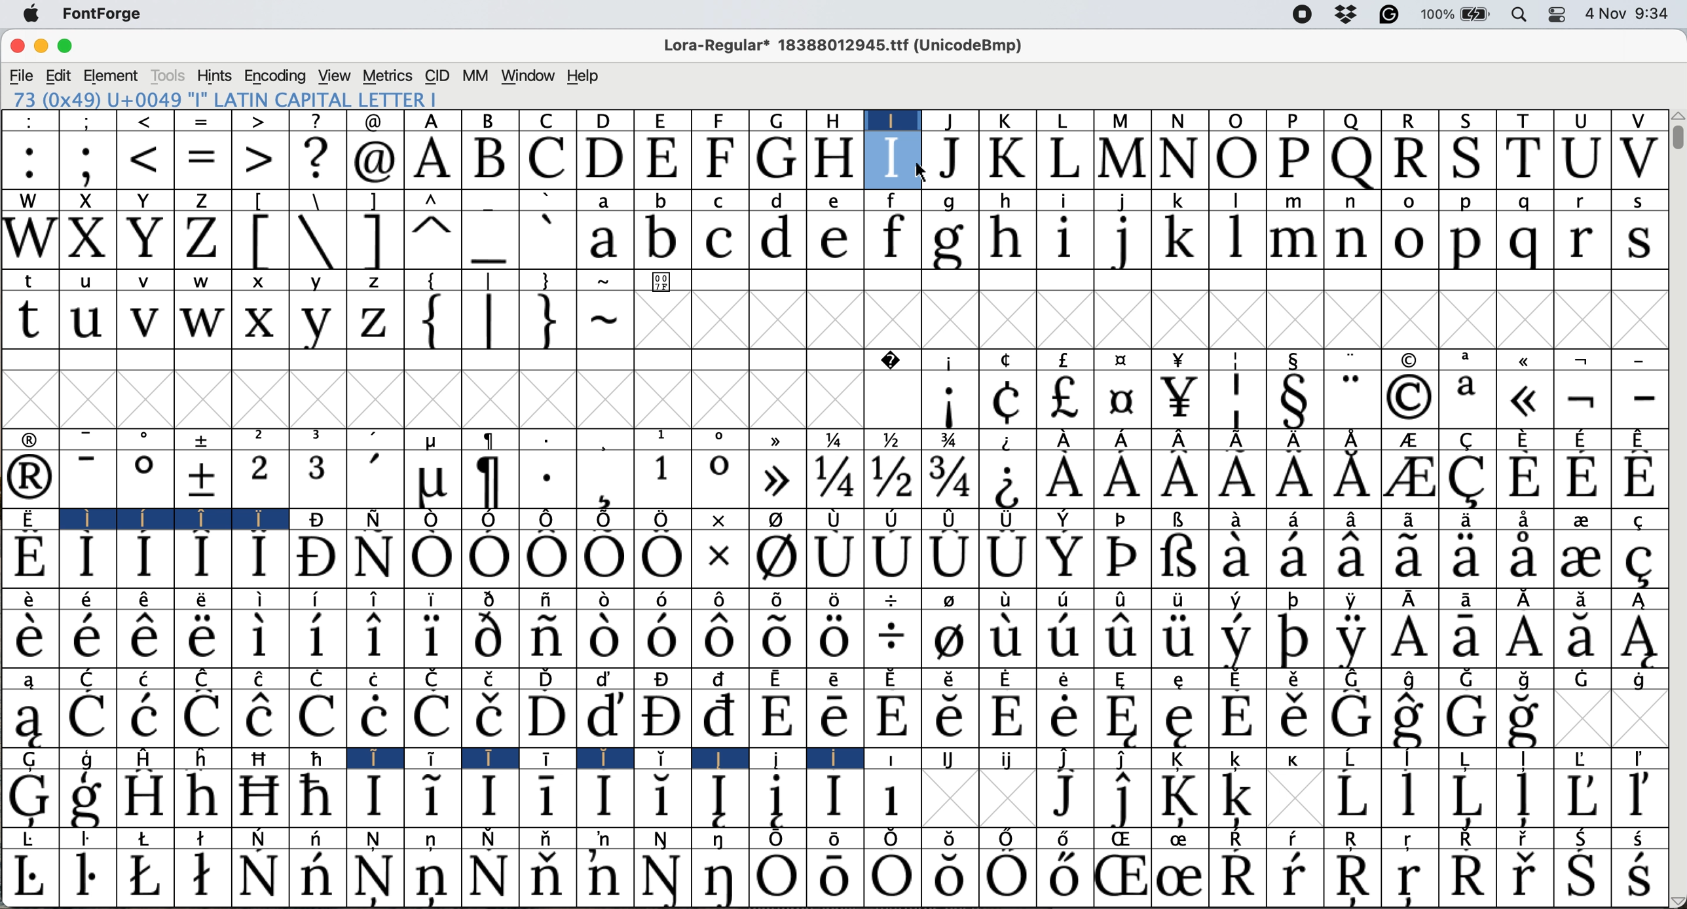 Image resolution: width=1687 pixels, height=909 pixels. I want to click on Symbol, so click(777, 878).